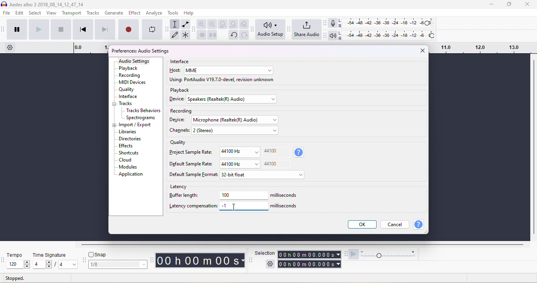  What do you see at coordinates (240, 164) in the screenshot?
I see `44100 Hz` at bounding box center [240, 164].